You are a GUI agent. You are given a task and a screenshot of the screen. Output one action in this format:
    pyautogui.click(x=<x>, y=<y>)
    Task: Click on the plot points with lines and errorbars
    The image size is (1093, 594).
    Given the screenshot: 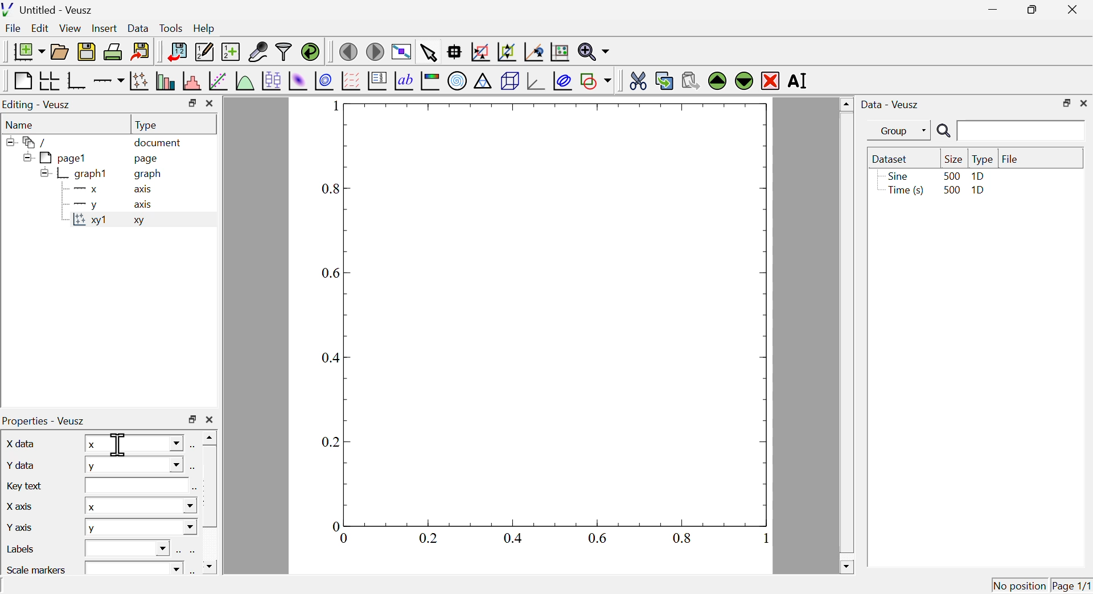 What is the action you would take?
    pyautogui.click(x=139, y=81)
    